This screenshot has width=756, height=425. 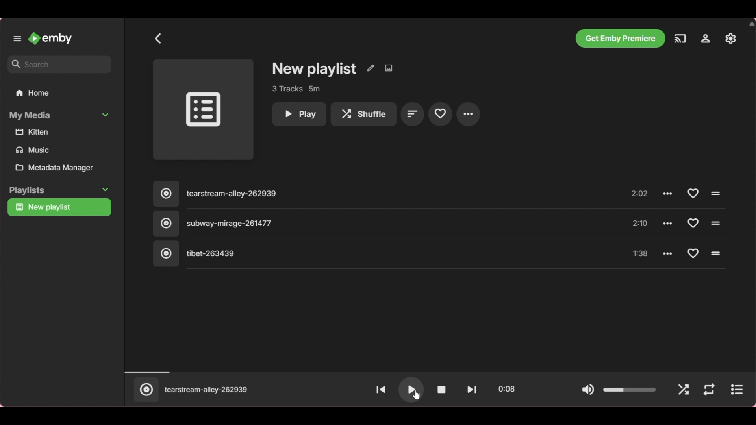 What do you see at coordinates (680, 39) in the screenshot?
I see `Play on another device` at bounding box center [680, 39].